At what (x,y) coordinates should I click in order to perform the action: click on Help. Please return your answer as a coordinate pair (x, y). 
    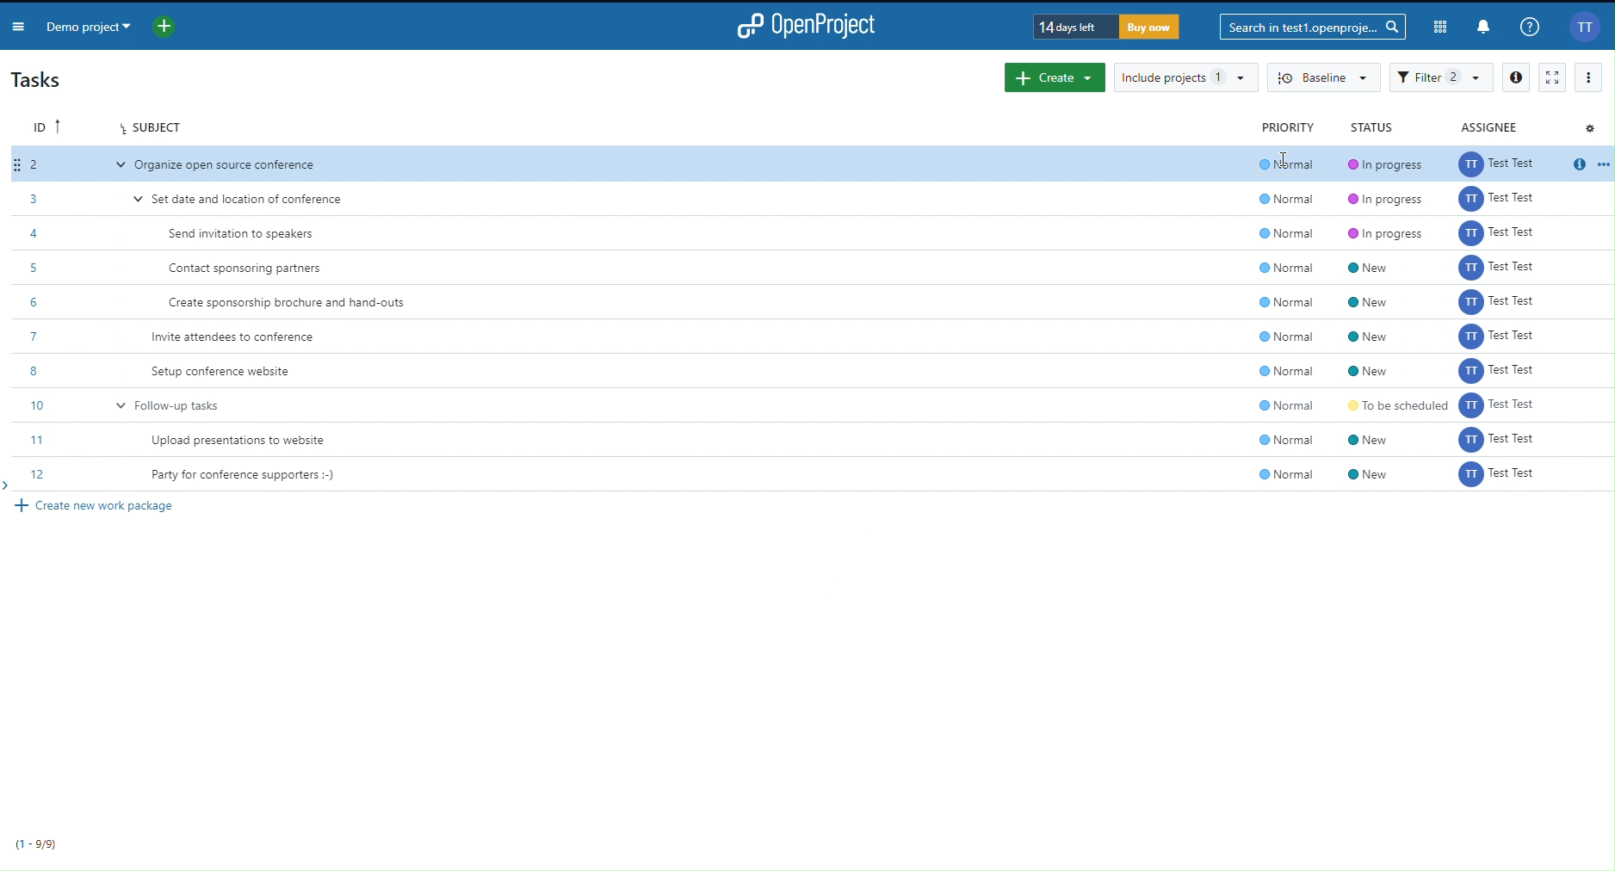
    Looking at the image, I should click on (1530, 27).